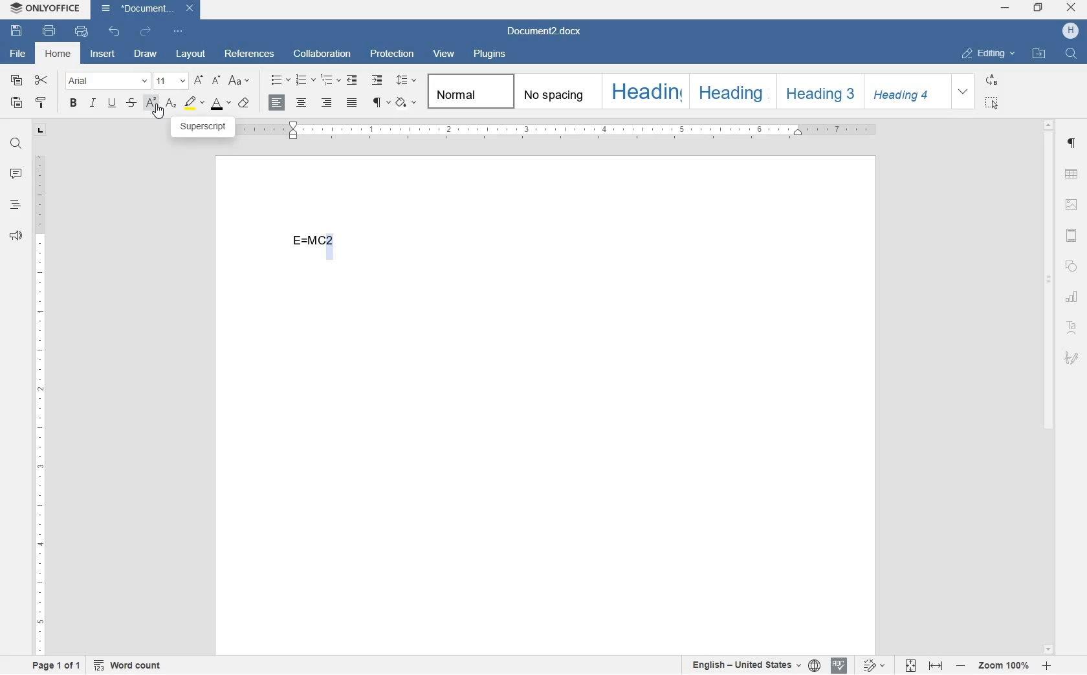 The image size is (1087, 675). Describe the element at coordinates (555, 91) in the screenshot. I see `no spacing` at that location.